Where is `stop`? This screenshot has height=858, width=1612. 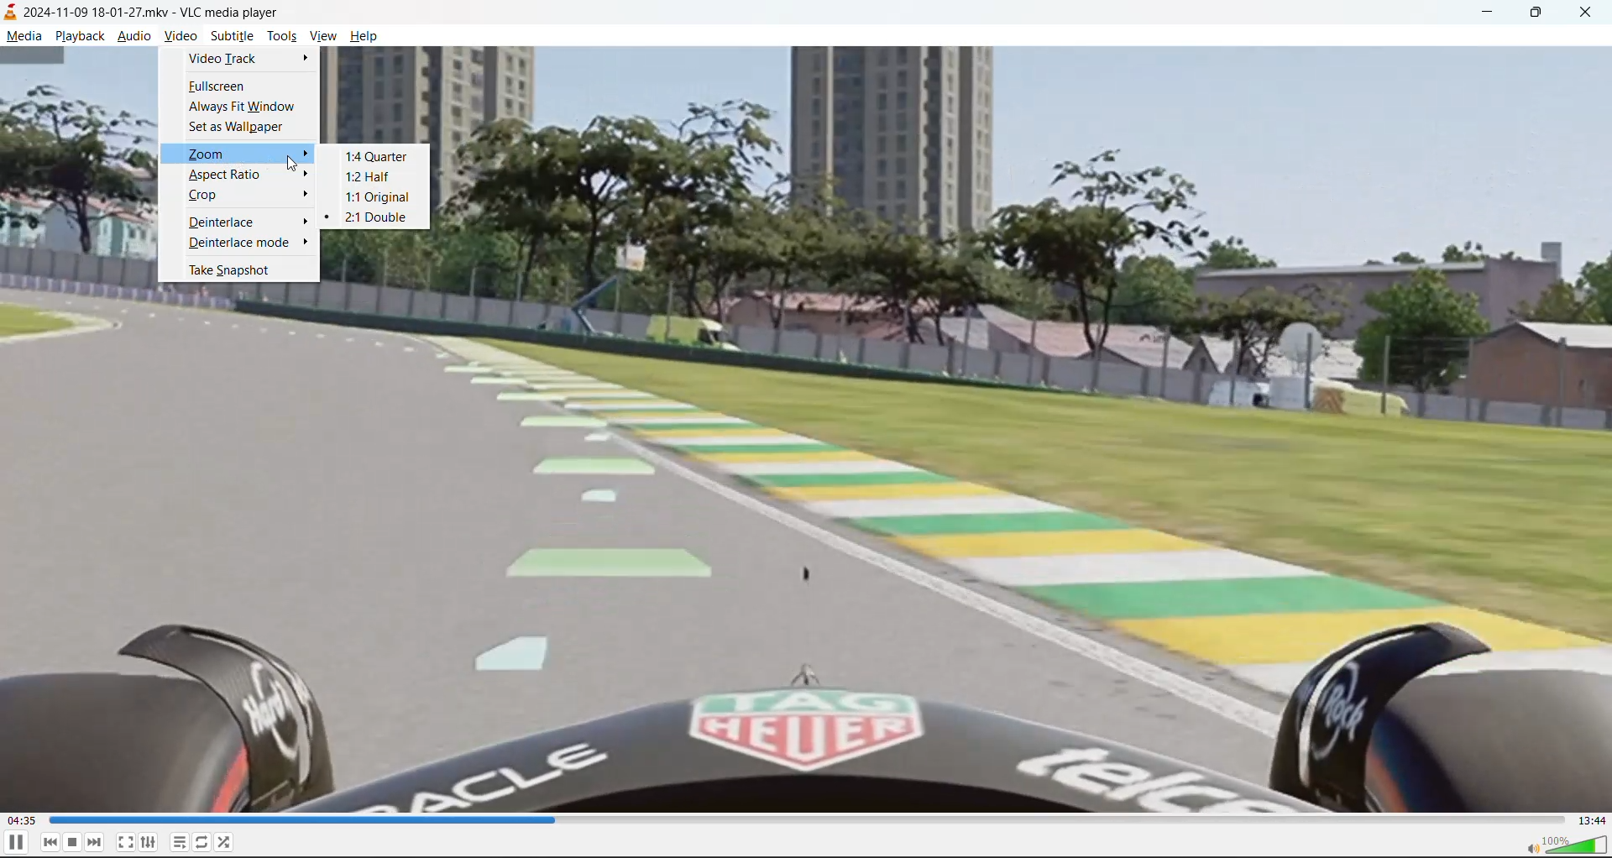 stop is located at coordinates (71, 843).